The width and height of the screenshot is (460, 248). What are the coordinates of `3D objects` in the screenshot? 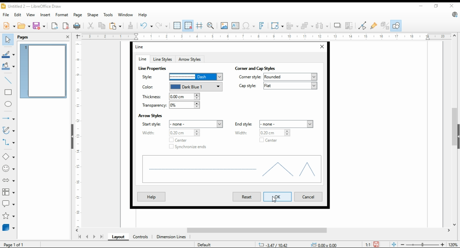 It's located at (9, 227).